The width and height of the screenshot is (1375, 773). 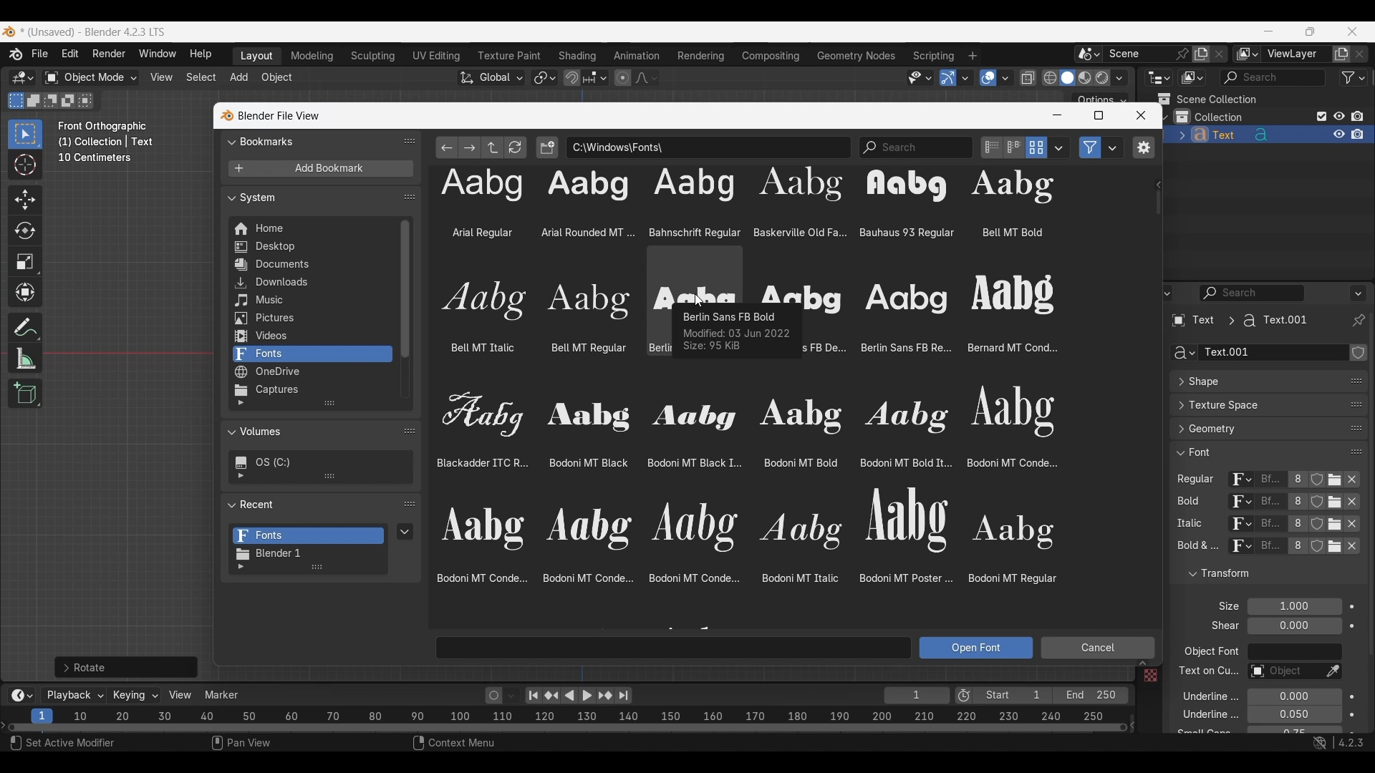 What do you see at coordinates (1207, 99) in the screenshot?
I see `Scene collection` at bounding box center [1207, 99].